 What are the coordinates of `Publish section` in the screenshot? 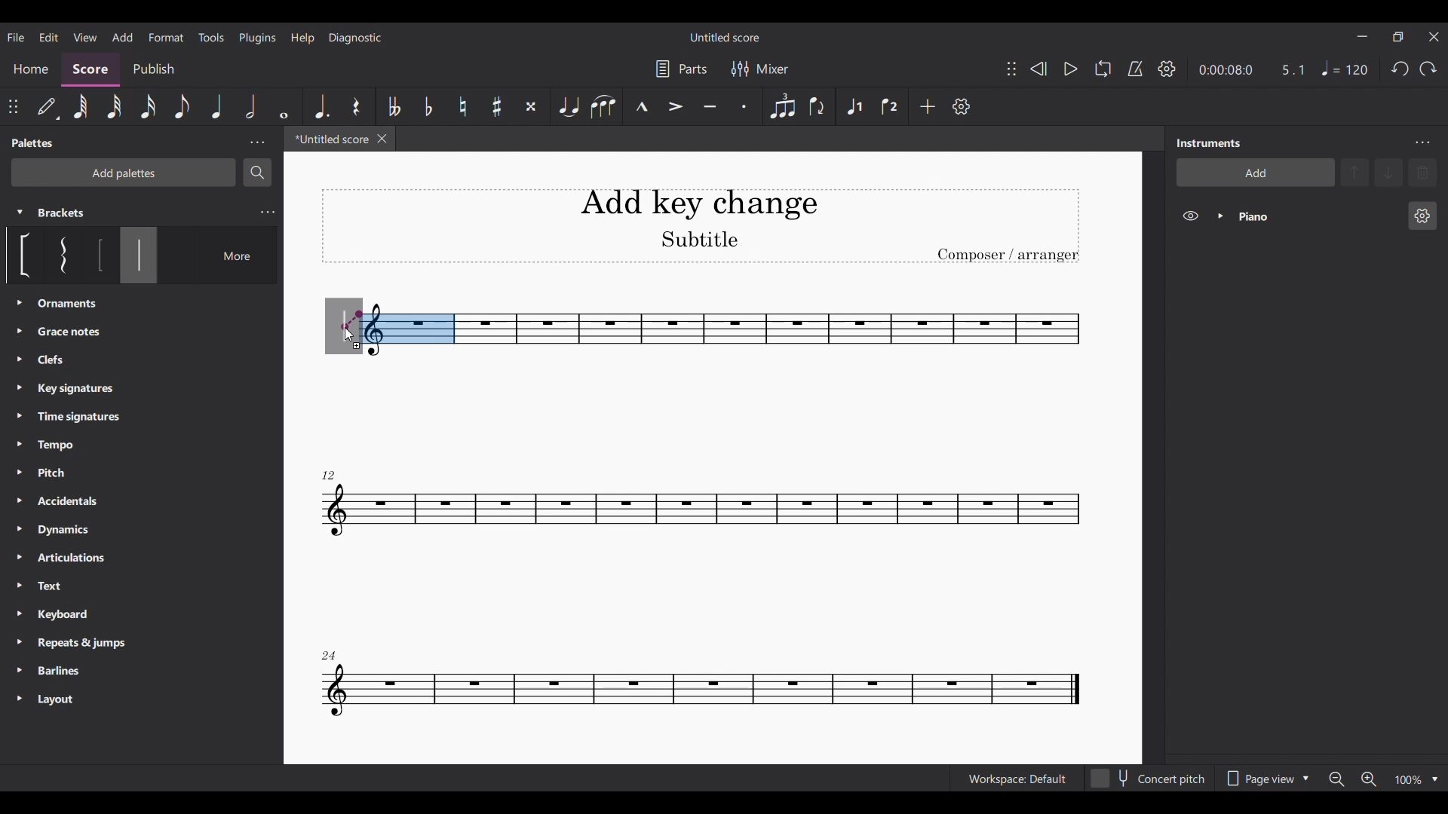 It's located at (153, 69).